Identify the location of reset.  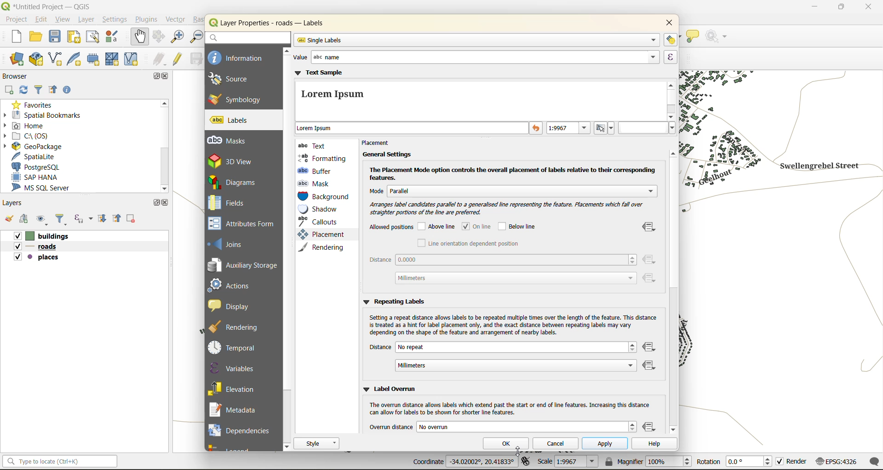
(537, 129).